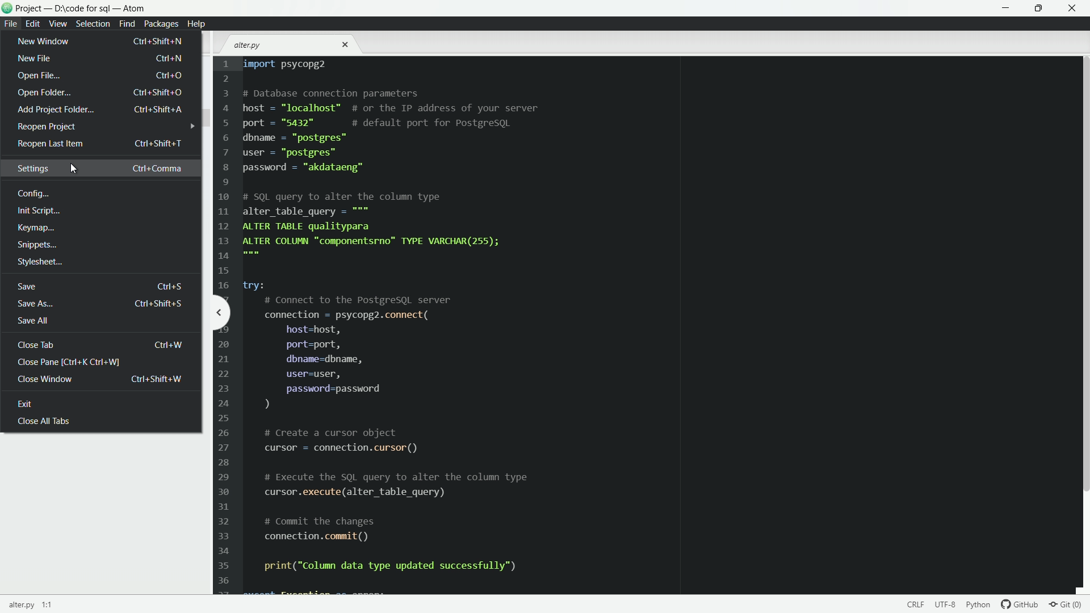  Describe the element at coordinates (100, 59) in the screenshot. I see `new file` at that location.